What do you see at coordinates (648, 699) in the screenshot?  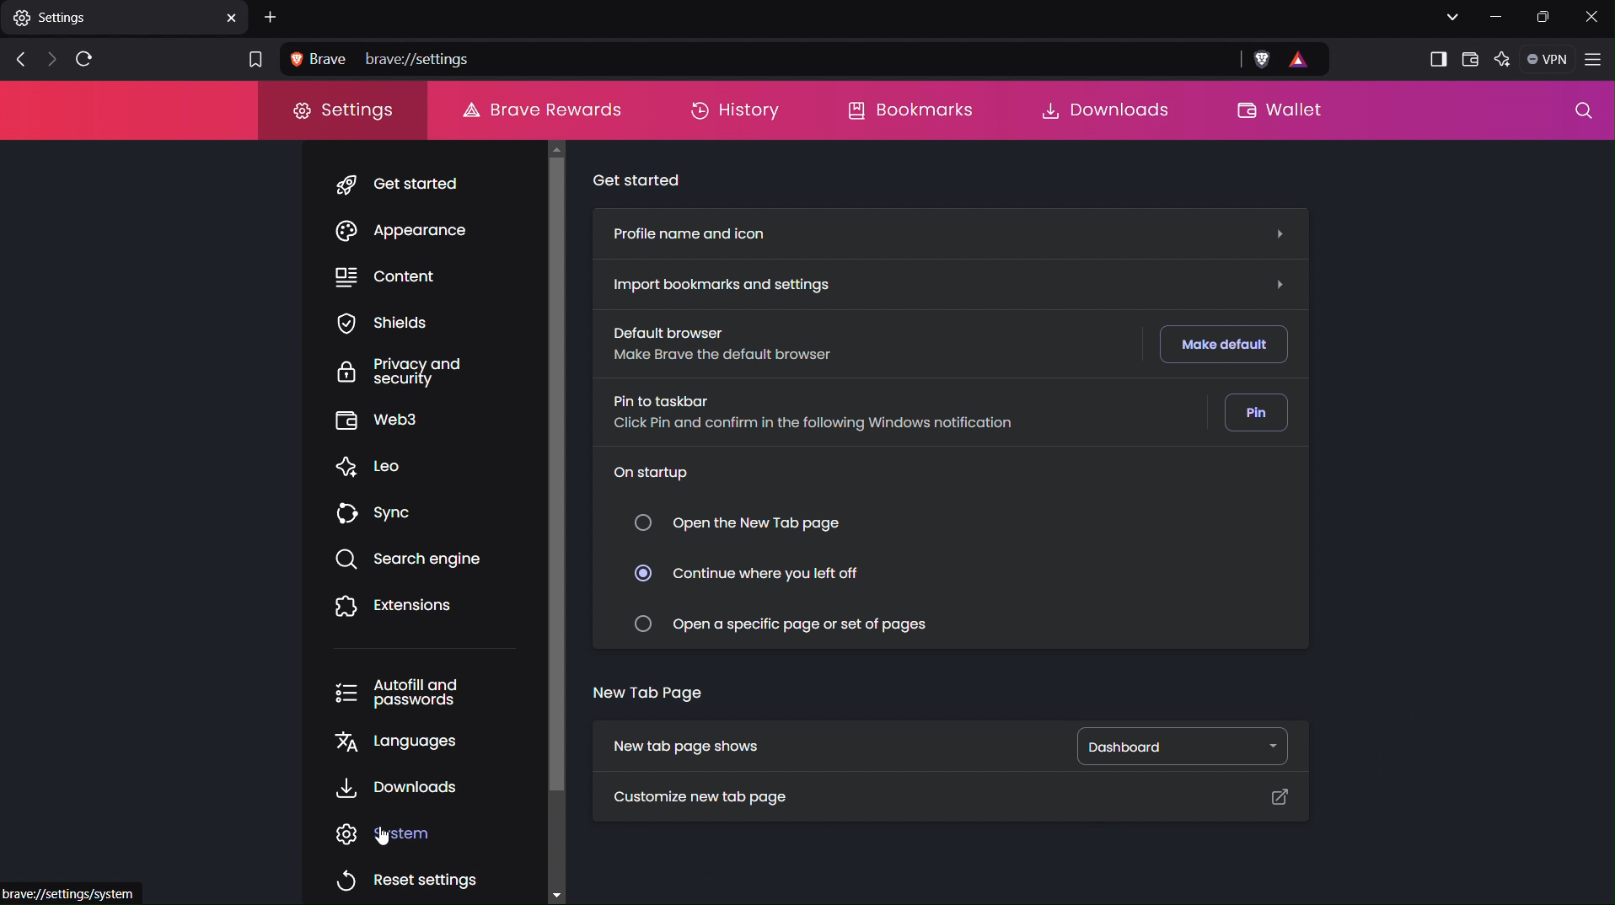 I see `New Tab Page` at bounding box center [648, 699].